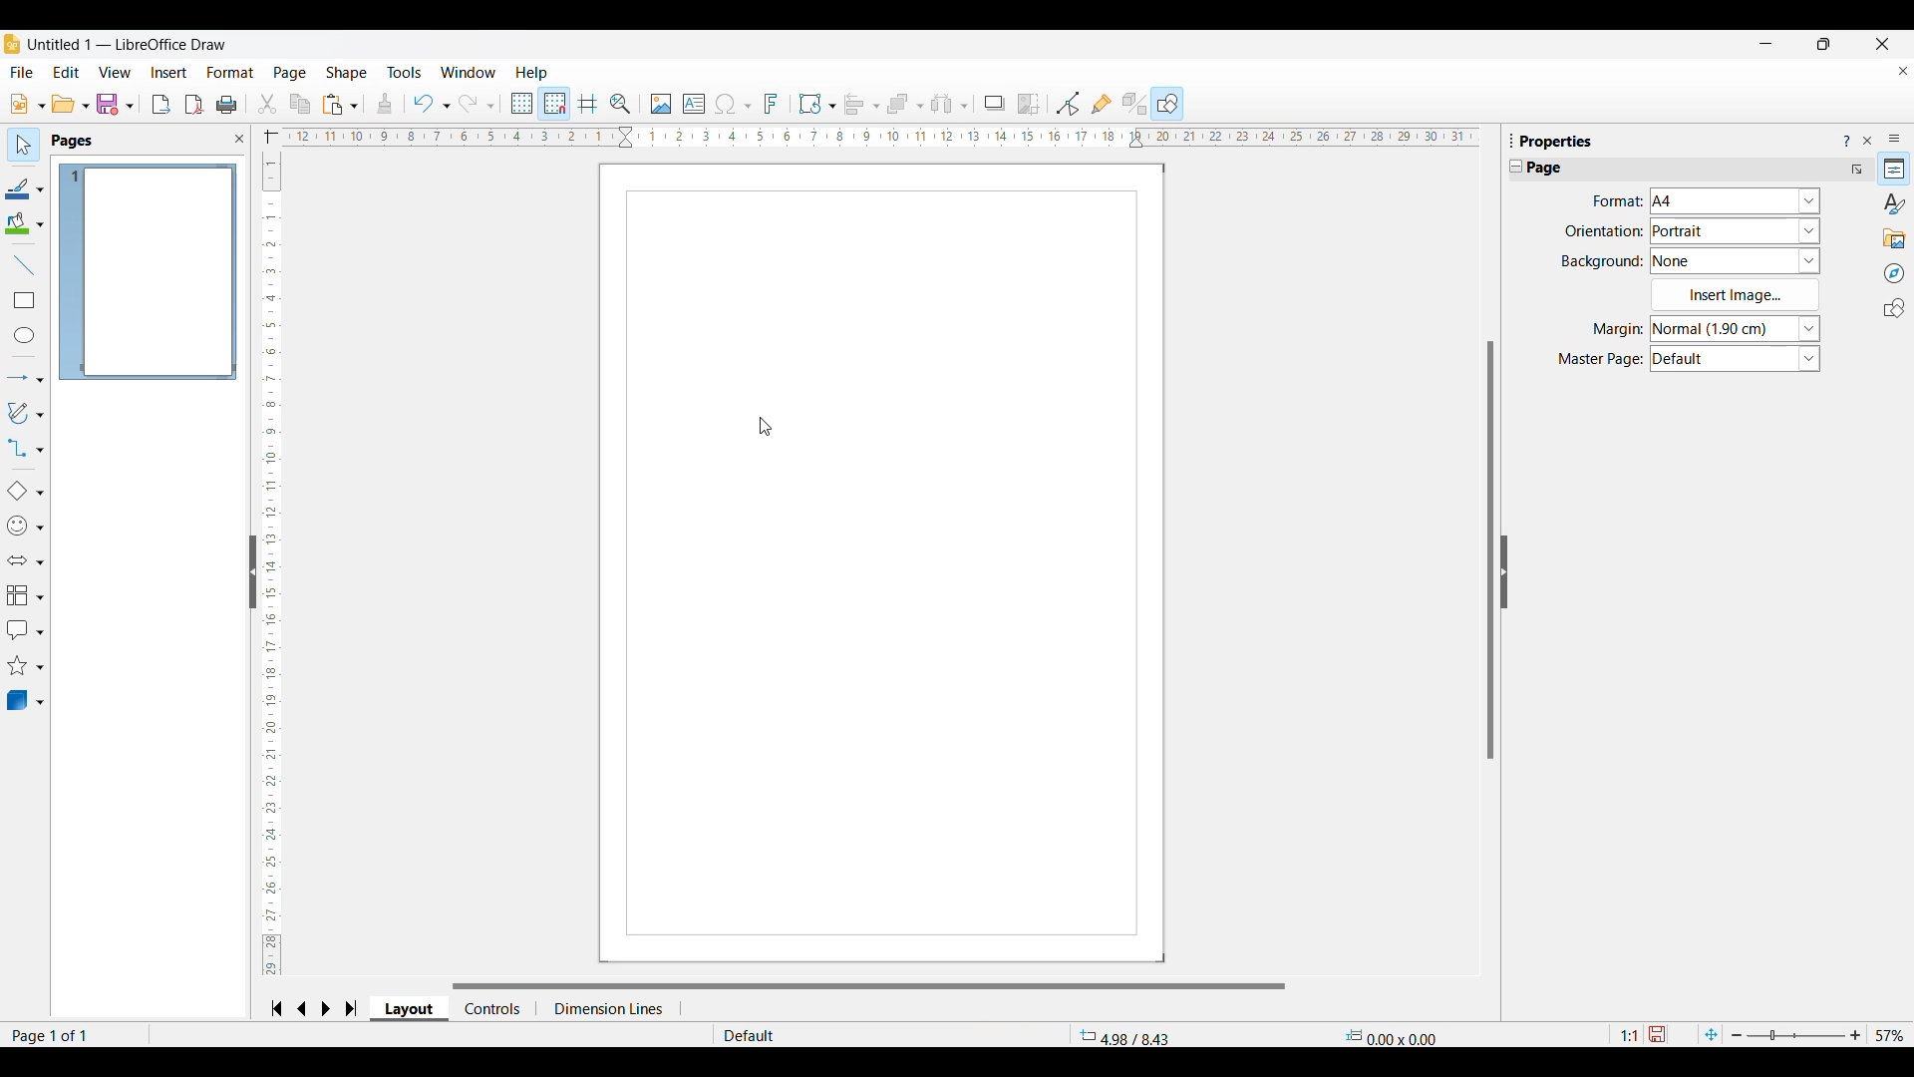  Describe the element at coordinates (1029, 105) in the screenshot. I see `Crop image` at that location.